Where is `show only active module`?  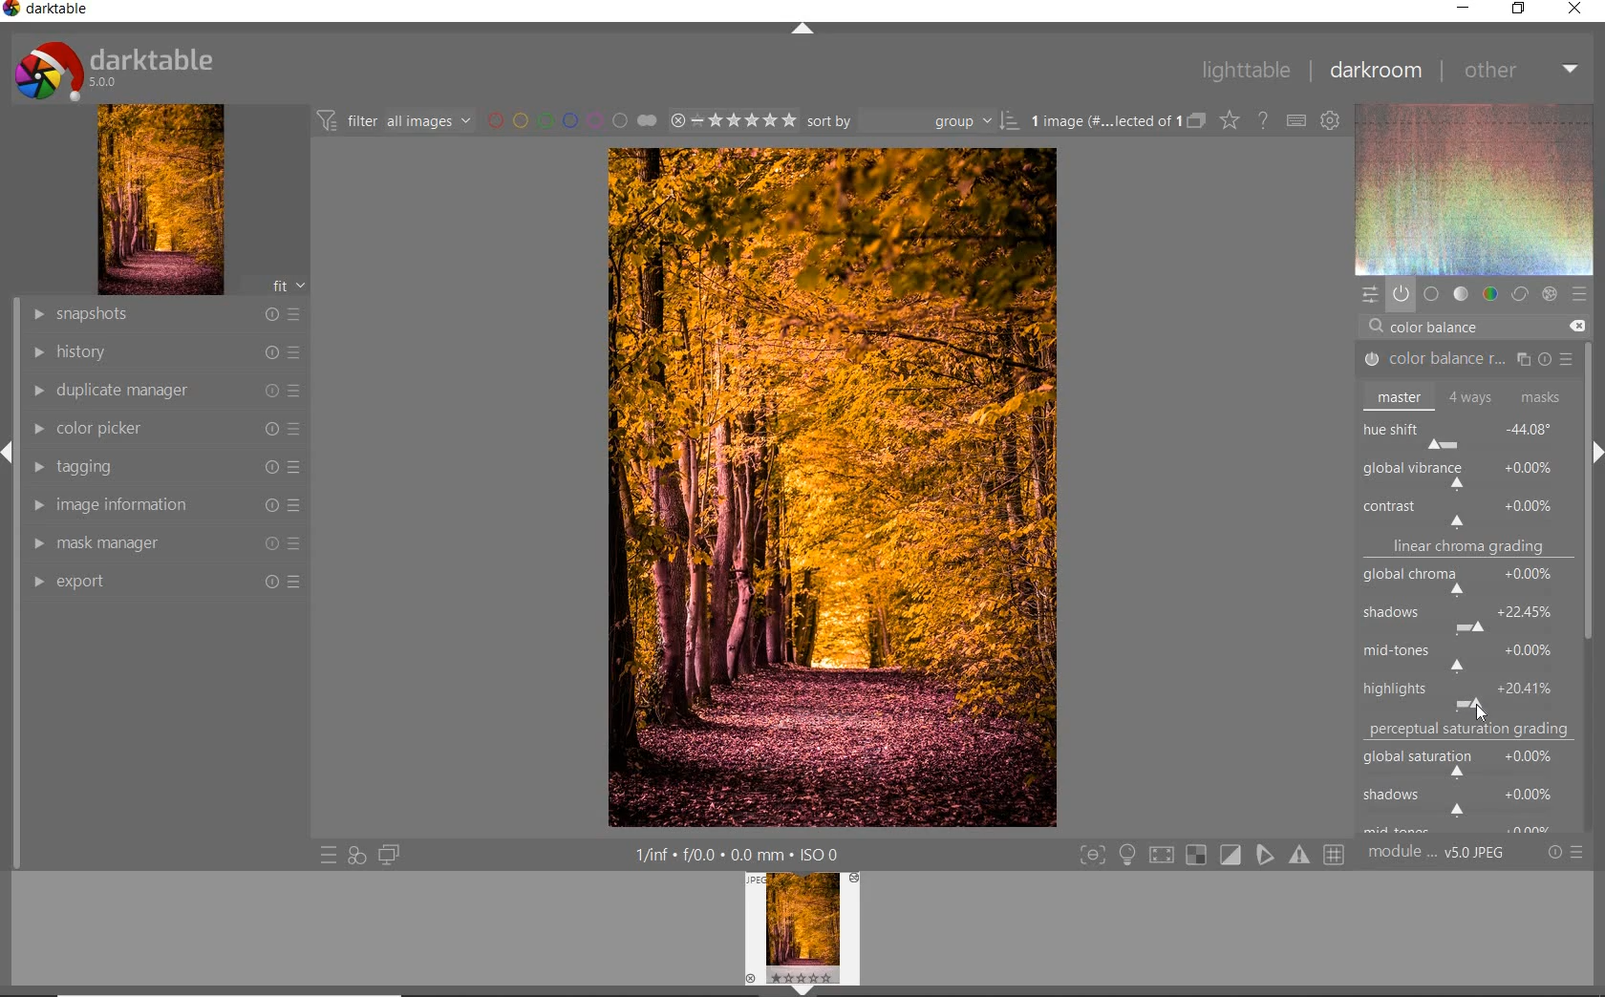
show only active module is located at coordinates (1401, 293).